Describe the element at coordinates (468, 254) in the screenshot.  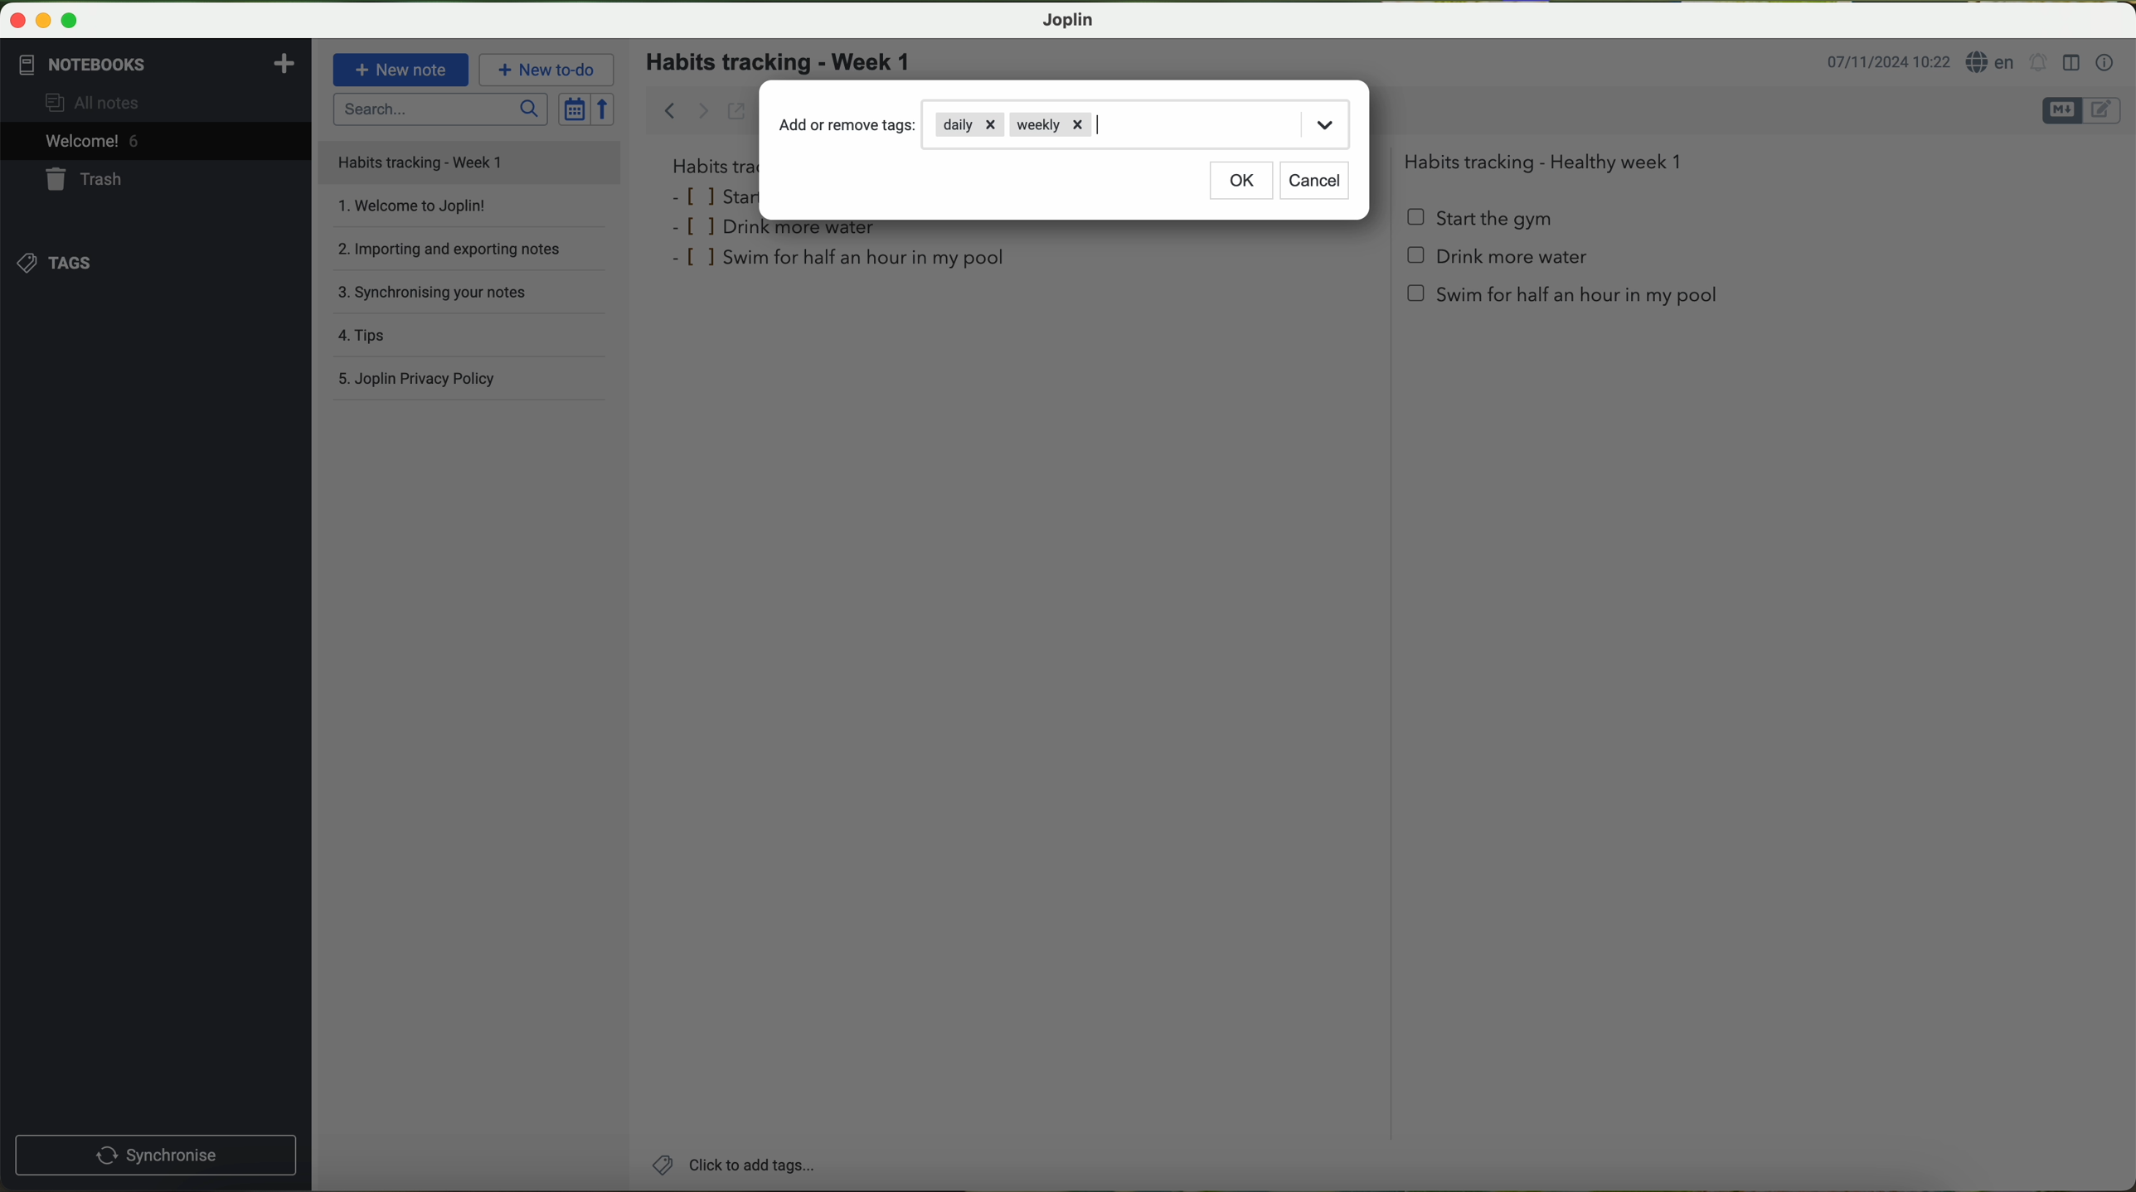
I see `importing and exporting notes` at that location.